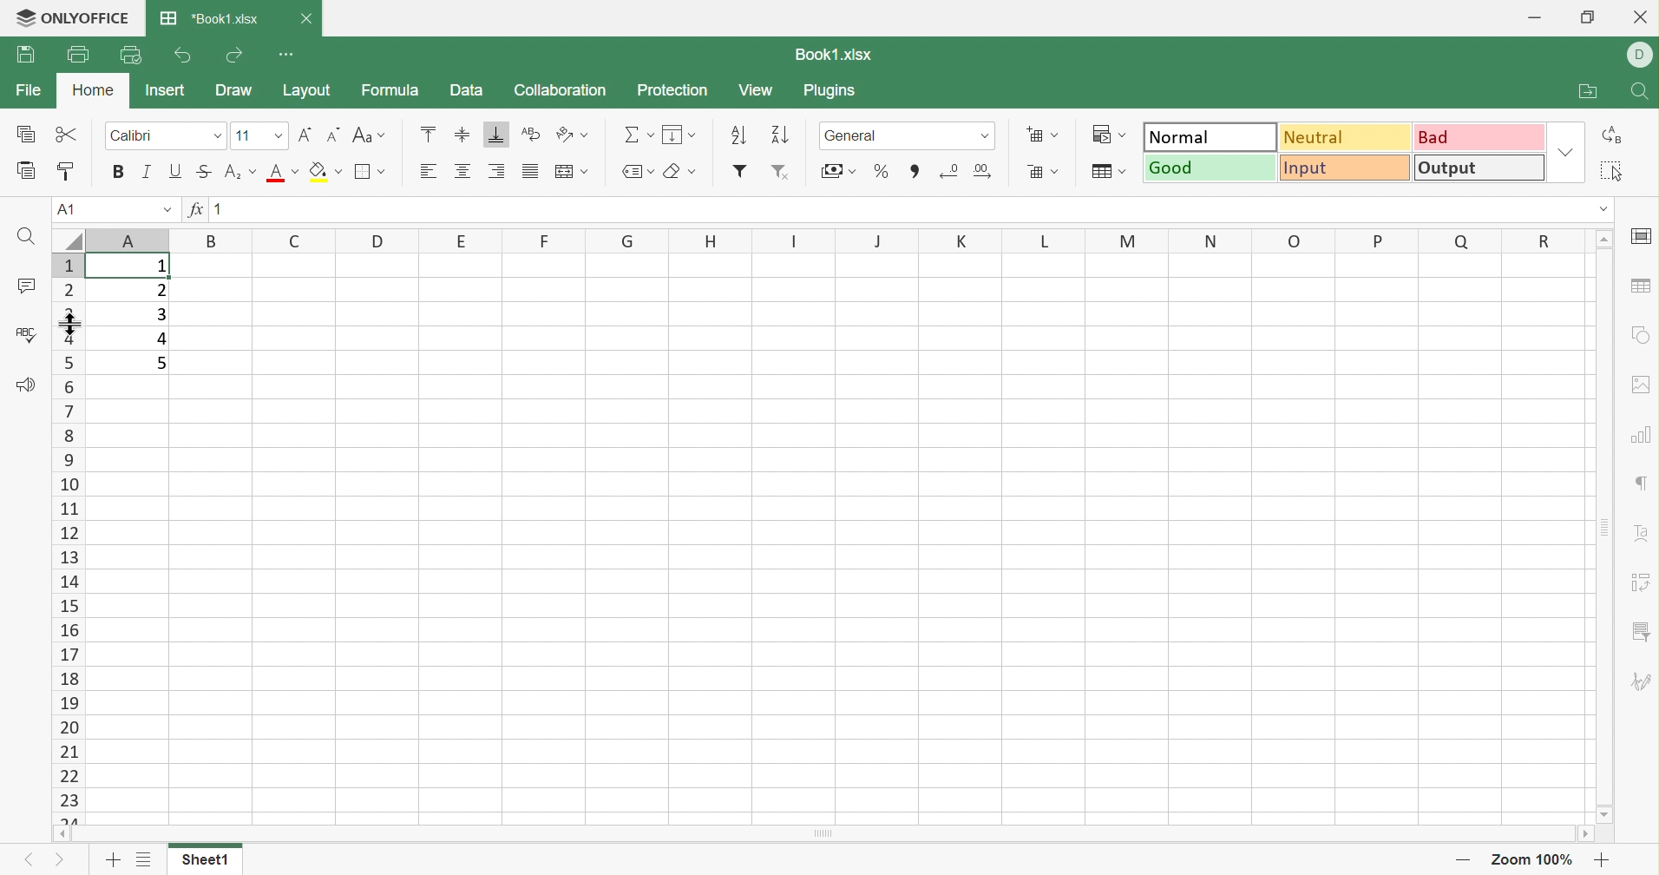  Describe the element at coordinates (67, 135) in the screenshot. I see `Cut` at that location.